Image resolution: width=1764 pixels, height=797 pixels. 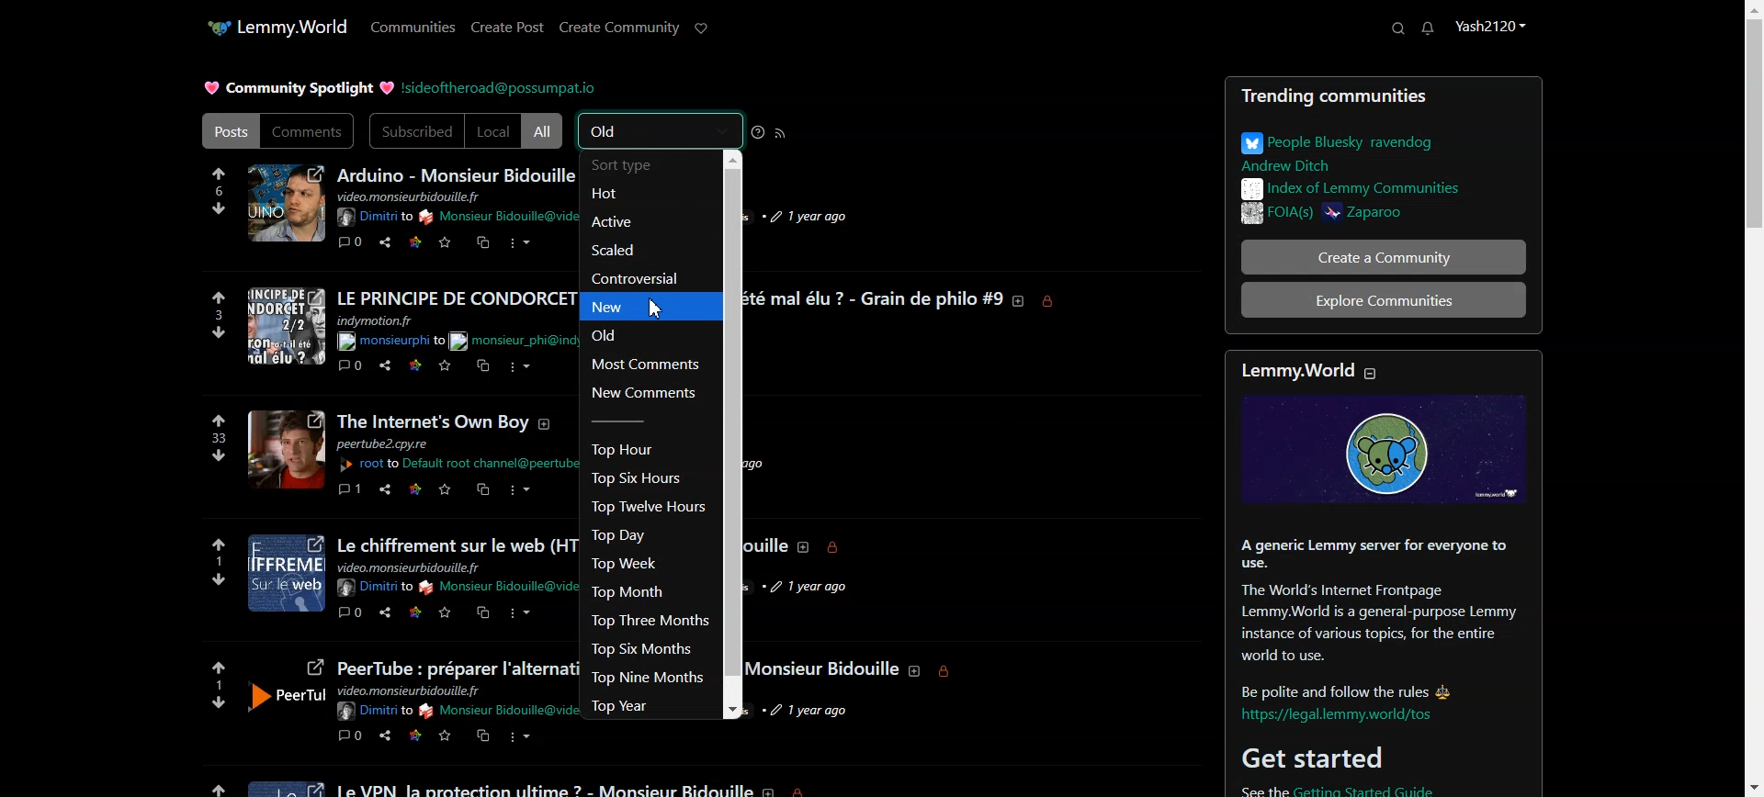 What do you see at coordinates (415, 131) in the screenshot?
I see `Subscribed` at bounding box center [415, 131].